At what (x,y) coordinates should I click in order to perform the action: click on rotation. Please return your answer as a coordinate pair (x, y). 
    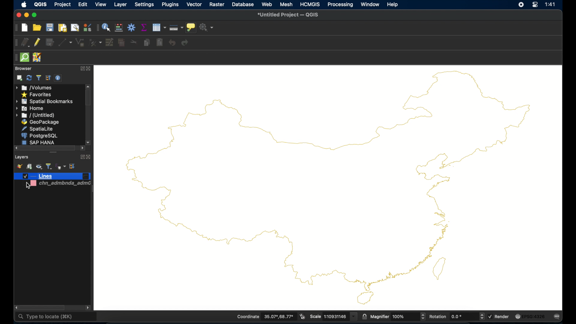
    Looking at the image, I should click on (456, 316).